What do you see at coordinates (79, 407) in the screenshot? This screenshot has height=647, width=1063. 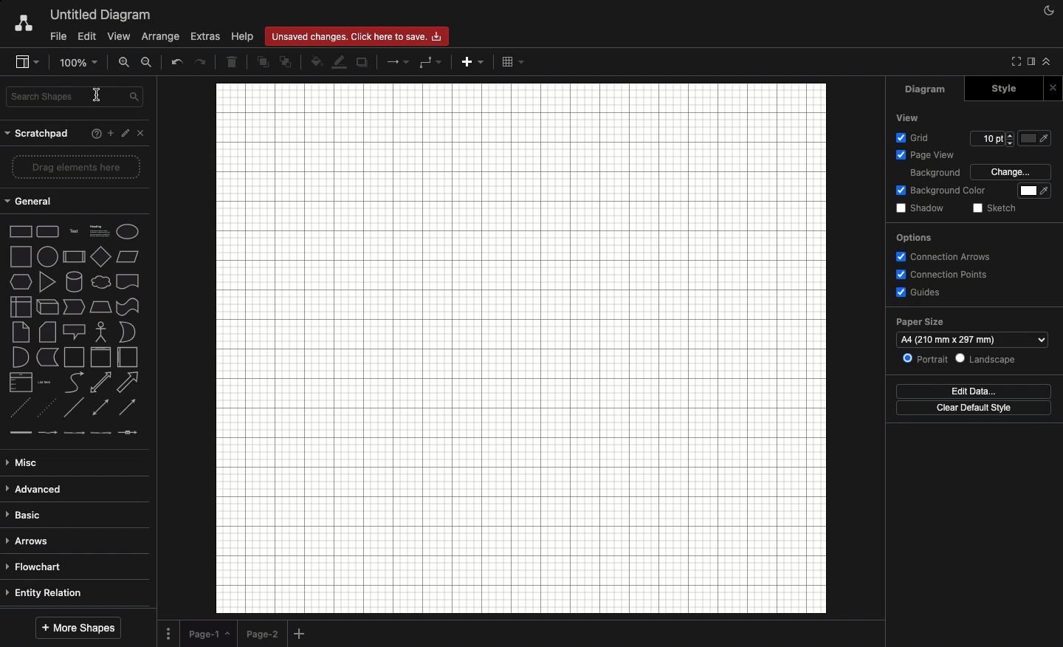 I see `type of arrow` at bounding box center [79, 407].